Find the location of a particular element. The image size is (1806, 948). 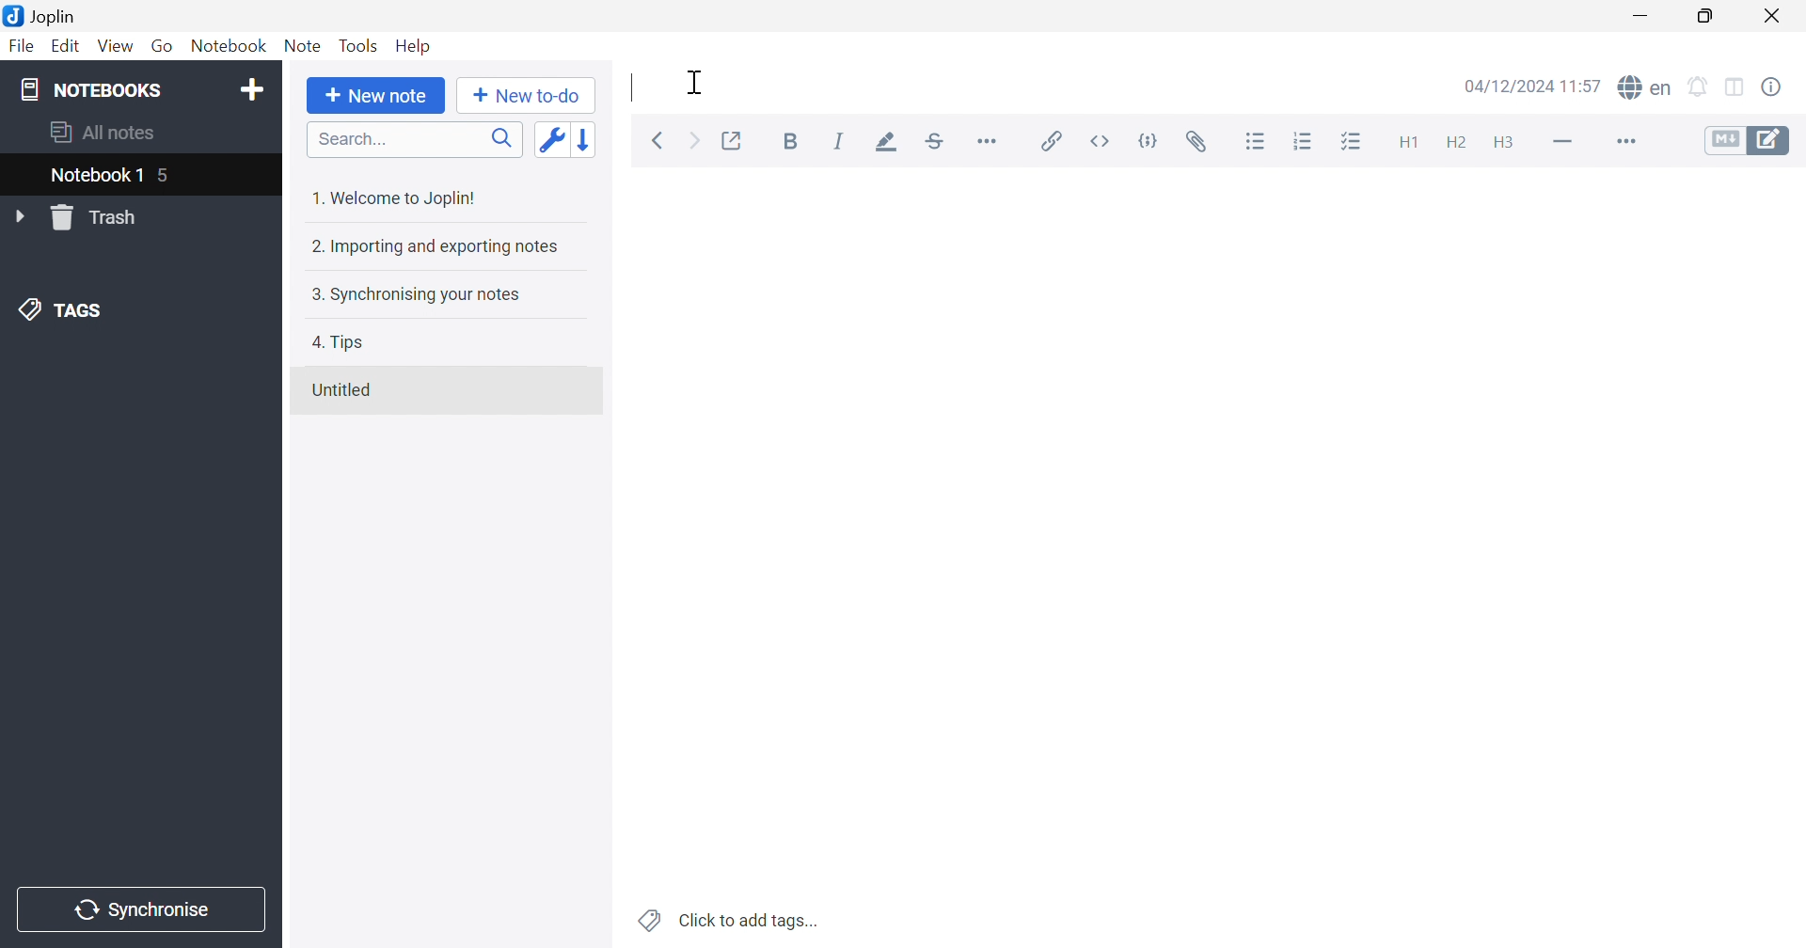

Insert / edit link is located at coordinates (1053, 139).